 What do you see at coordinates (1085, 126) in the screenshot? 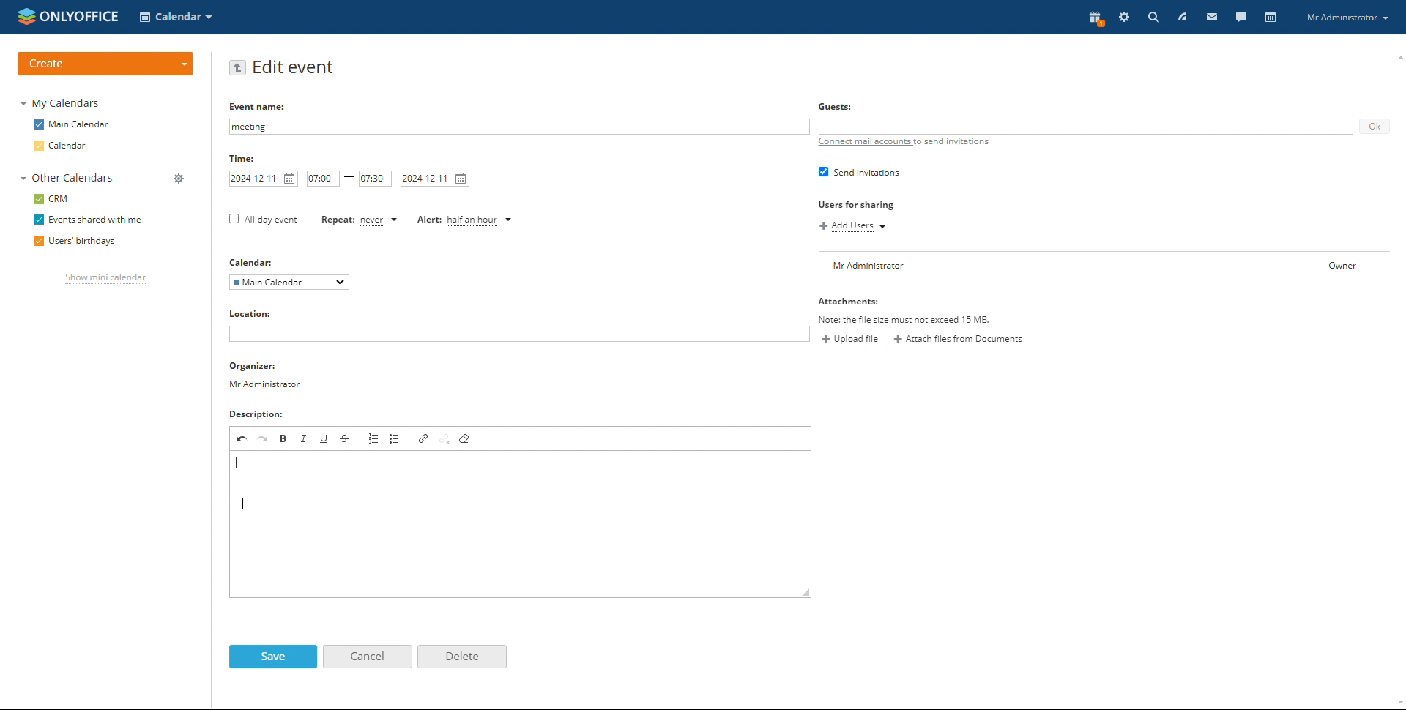
I see `add guests` at bounding box center [1085, 126].